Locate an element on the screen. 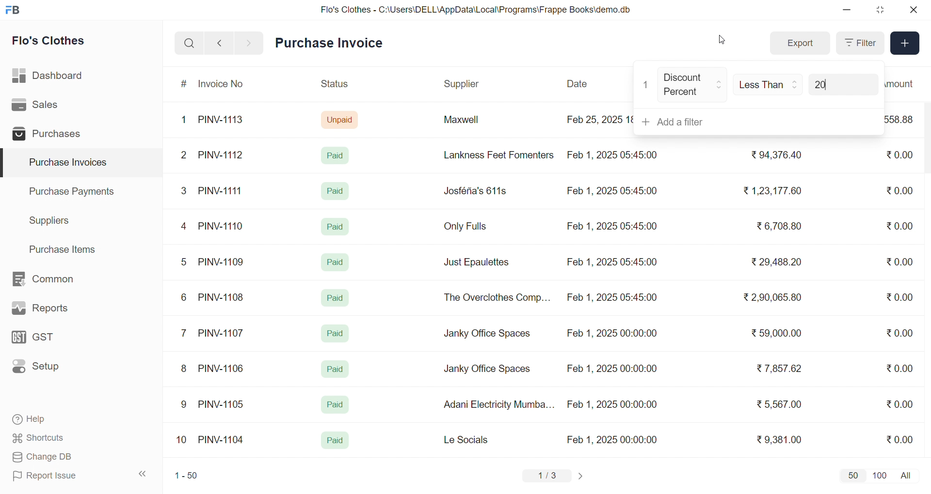 This screenshot has height=494, width=931. PINV-1109 is located at coordinates (222, 262).